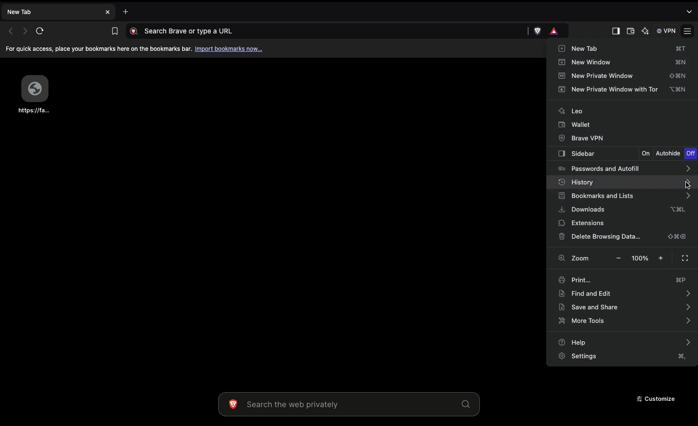 The image size is (698, 426). I want to click on Downloads, so click(617, 210).